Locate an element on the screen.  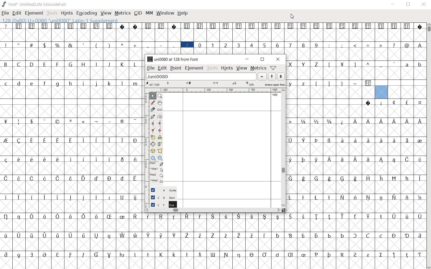
glyph is located at coordinates (355, 216).